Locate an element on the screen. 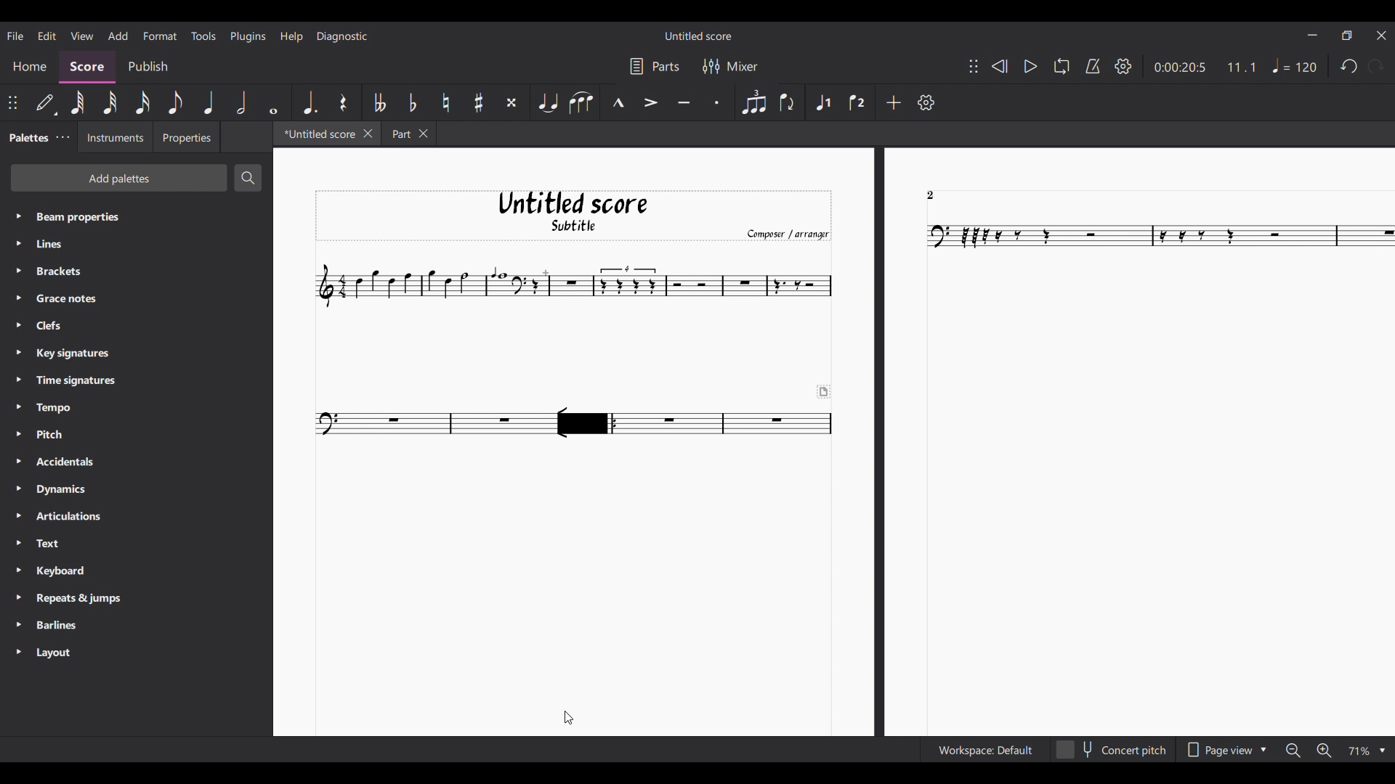 This screenshot has height=784, width=1395. Page view options is located at coordinates (1226, 751).